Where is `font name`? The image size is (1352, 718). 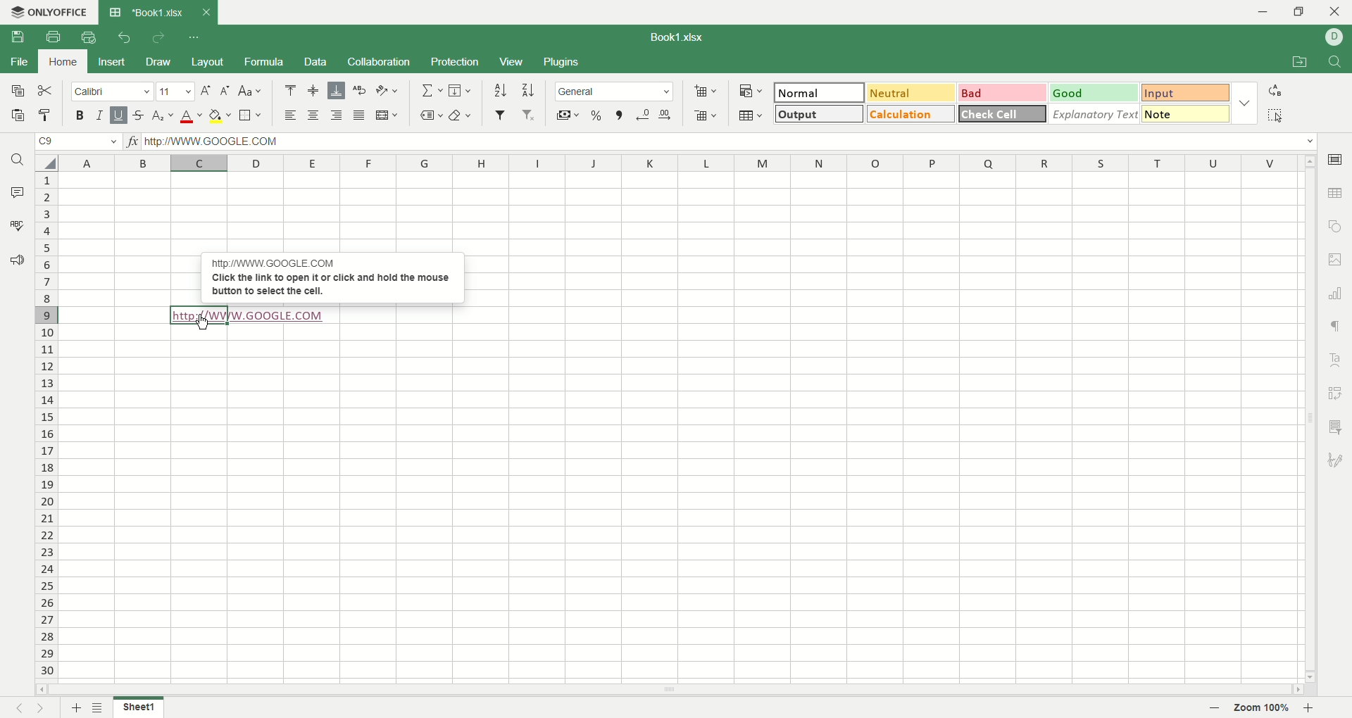
font name is located at coordinates (113, 93).